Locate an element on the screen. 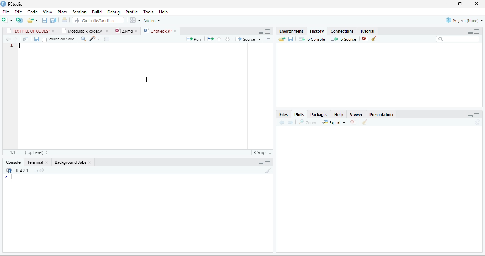  open file is located at coordinates (33, 20).